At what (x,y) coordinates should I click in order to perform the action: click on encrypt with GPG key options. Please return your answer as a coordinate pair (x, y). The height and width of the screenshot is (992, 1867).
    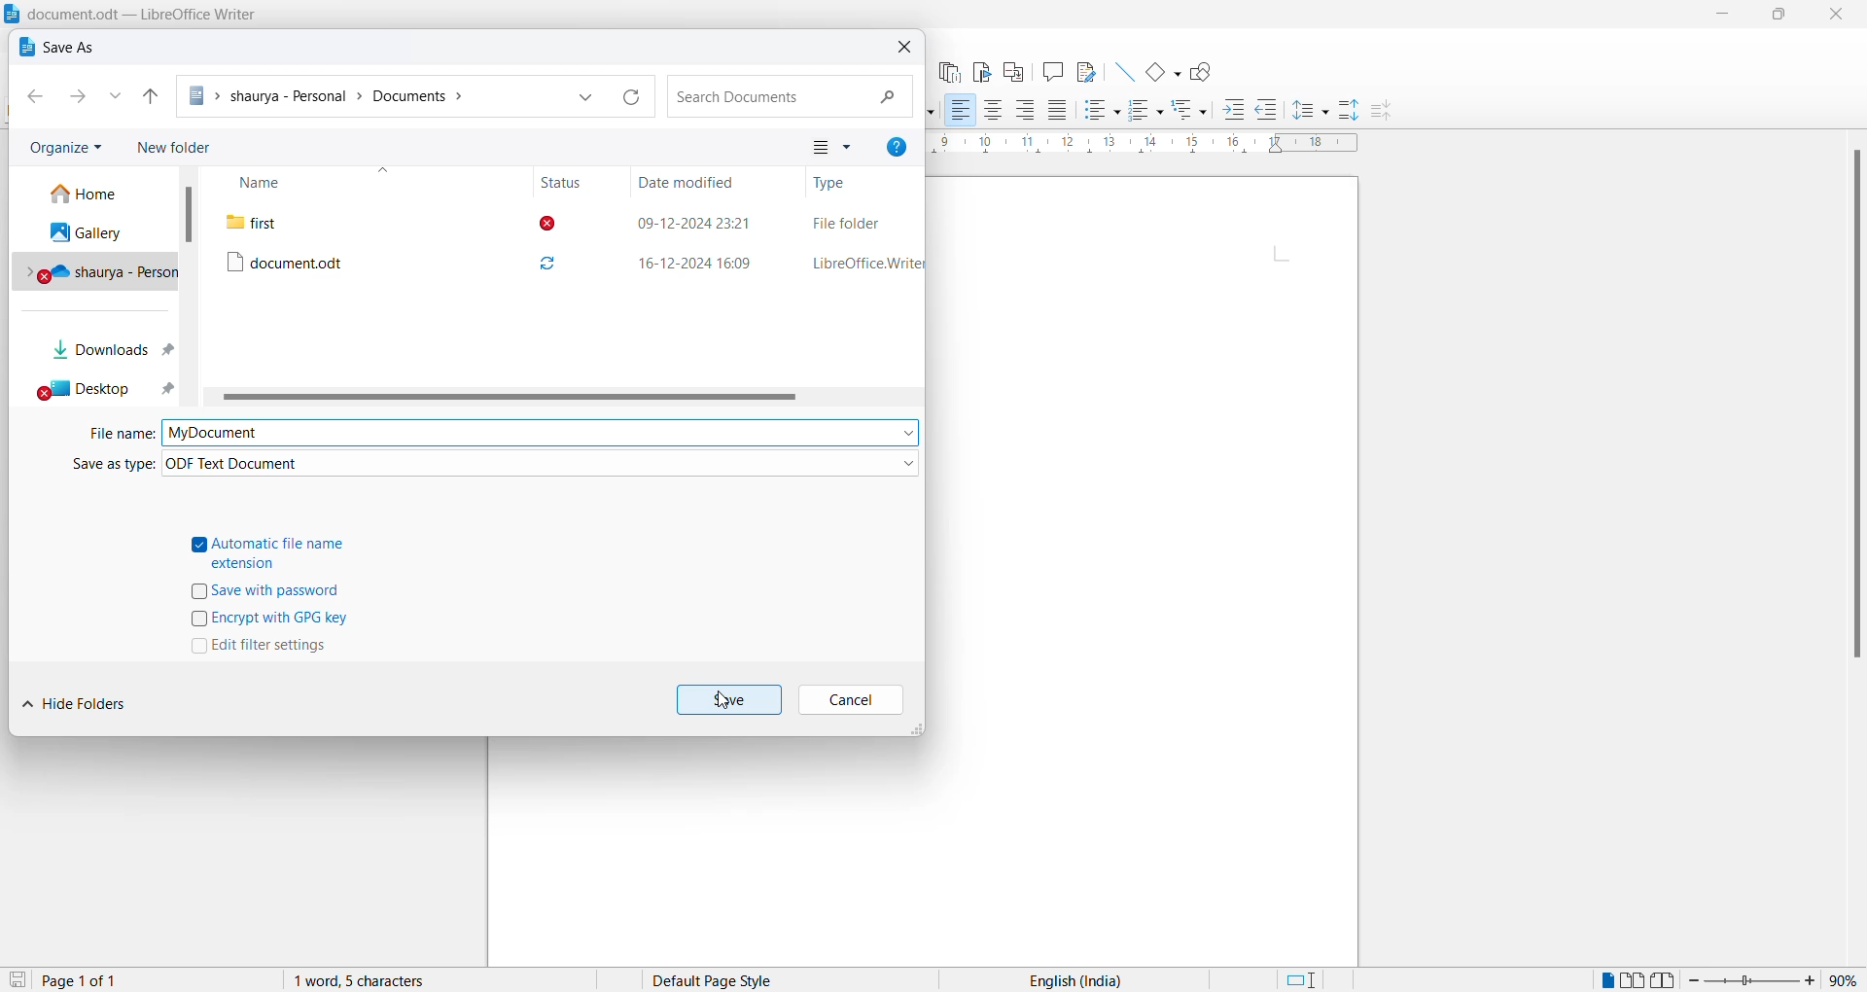
    Looking at the image, I should click on (269, 620).